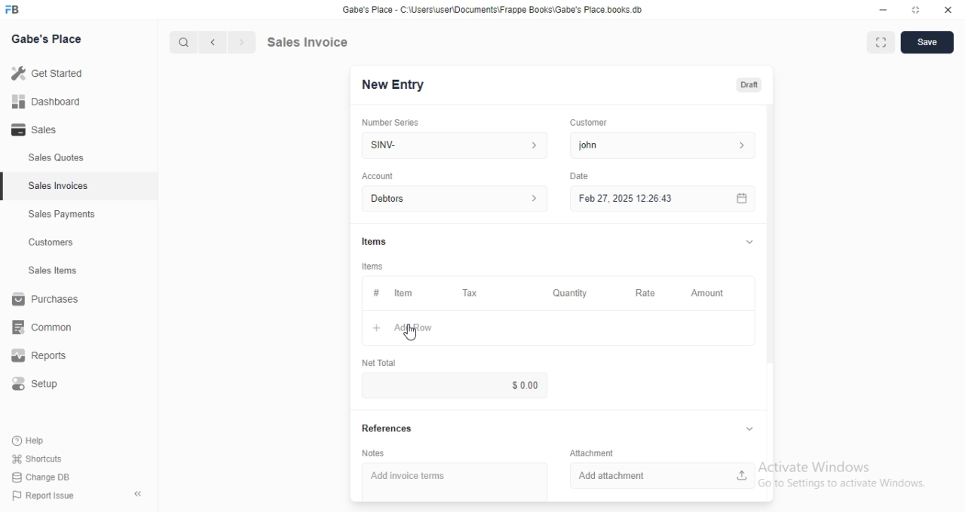  I want to click on Gabe's Place - C'\Users\userDocuments\Frappe Books\Gabe's Place books db, so click(495, 10).